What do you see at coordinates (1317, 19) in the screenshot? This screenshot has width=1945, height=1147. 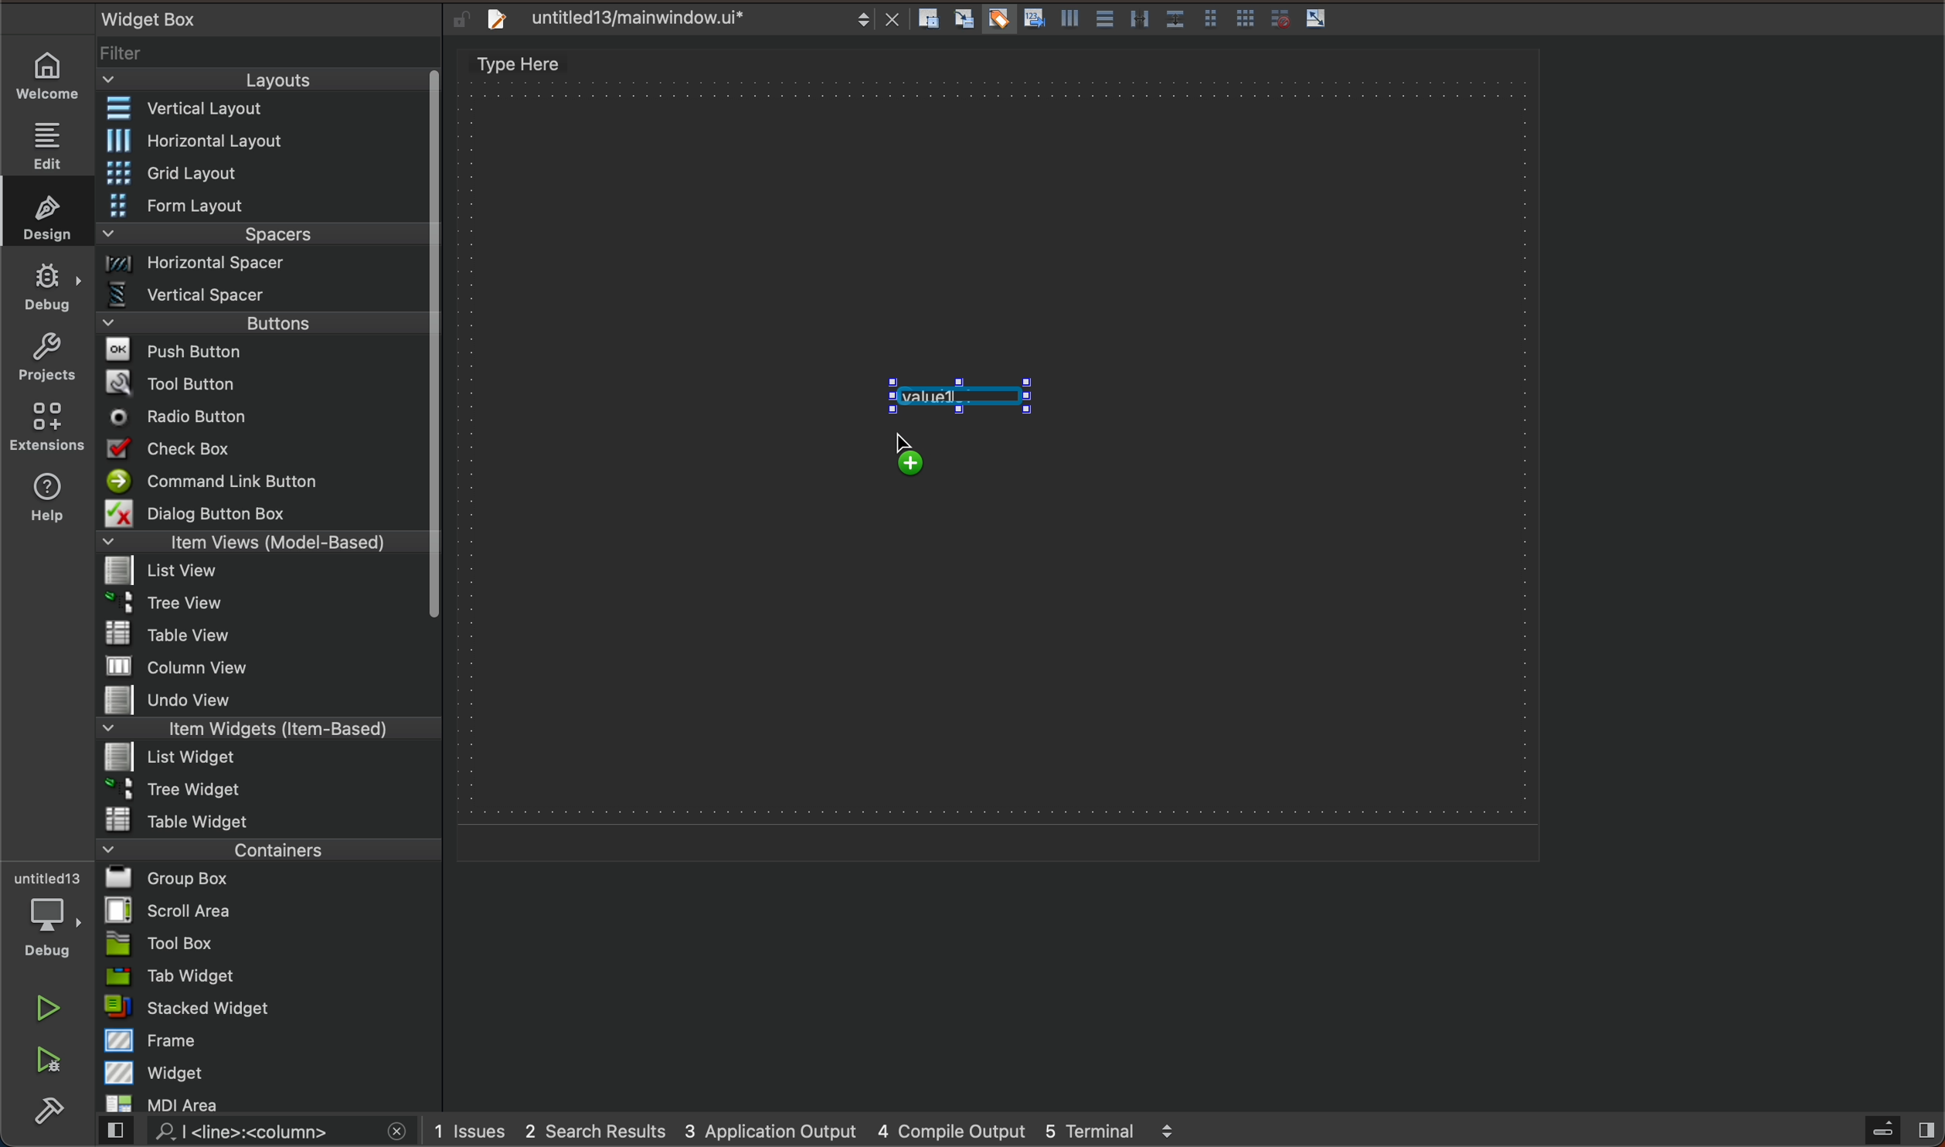 I see `` at bounding box center [1317, 19].